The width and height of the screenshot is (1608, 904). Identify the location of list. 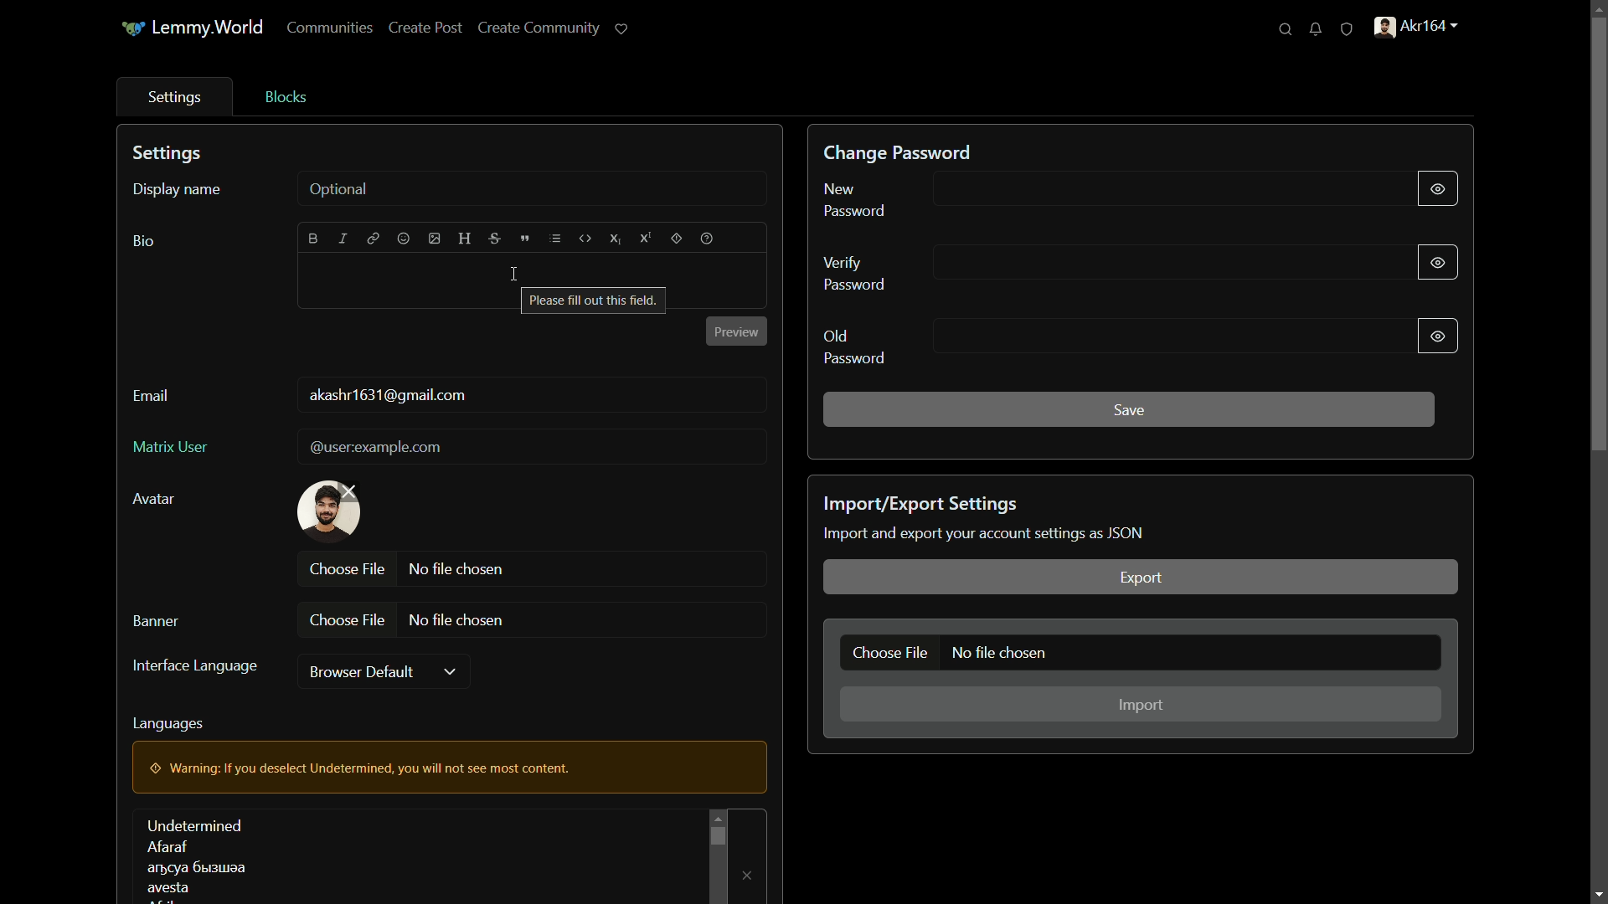
(555, 239).